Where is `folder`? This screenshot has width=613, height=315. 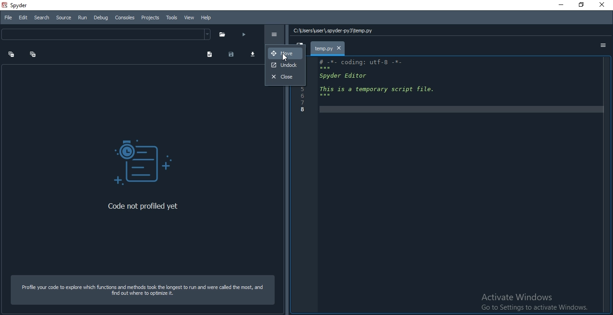 folder is located at coordinates (223, 35).